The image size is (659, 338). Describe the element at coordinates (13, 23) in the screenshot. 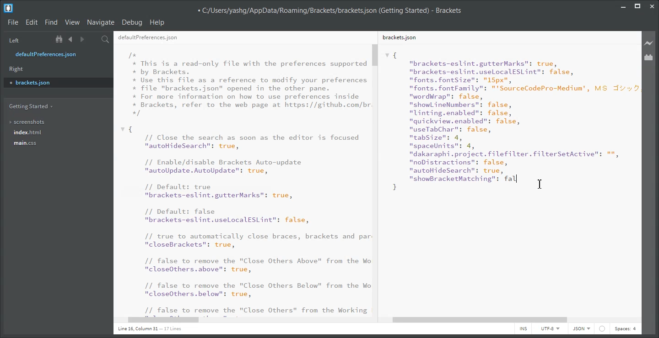

I see `File` at that location.